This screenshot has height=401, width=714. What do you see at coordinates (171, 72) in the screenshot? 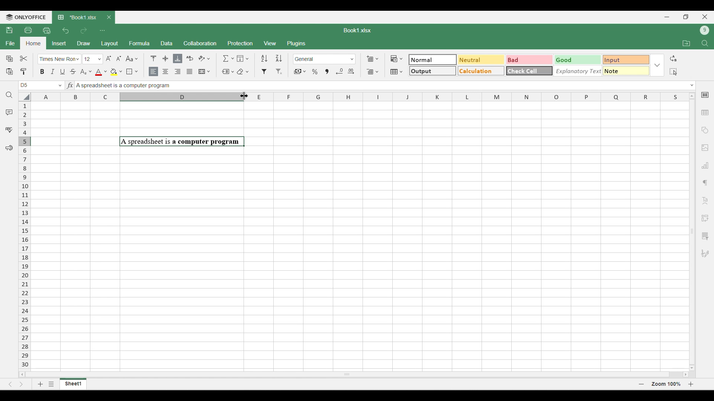
I see `Alignment options` at bounding box center [171, 72].